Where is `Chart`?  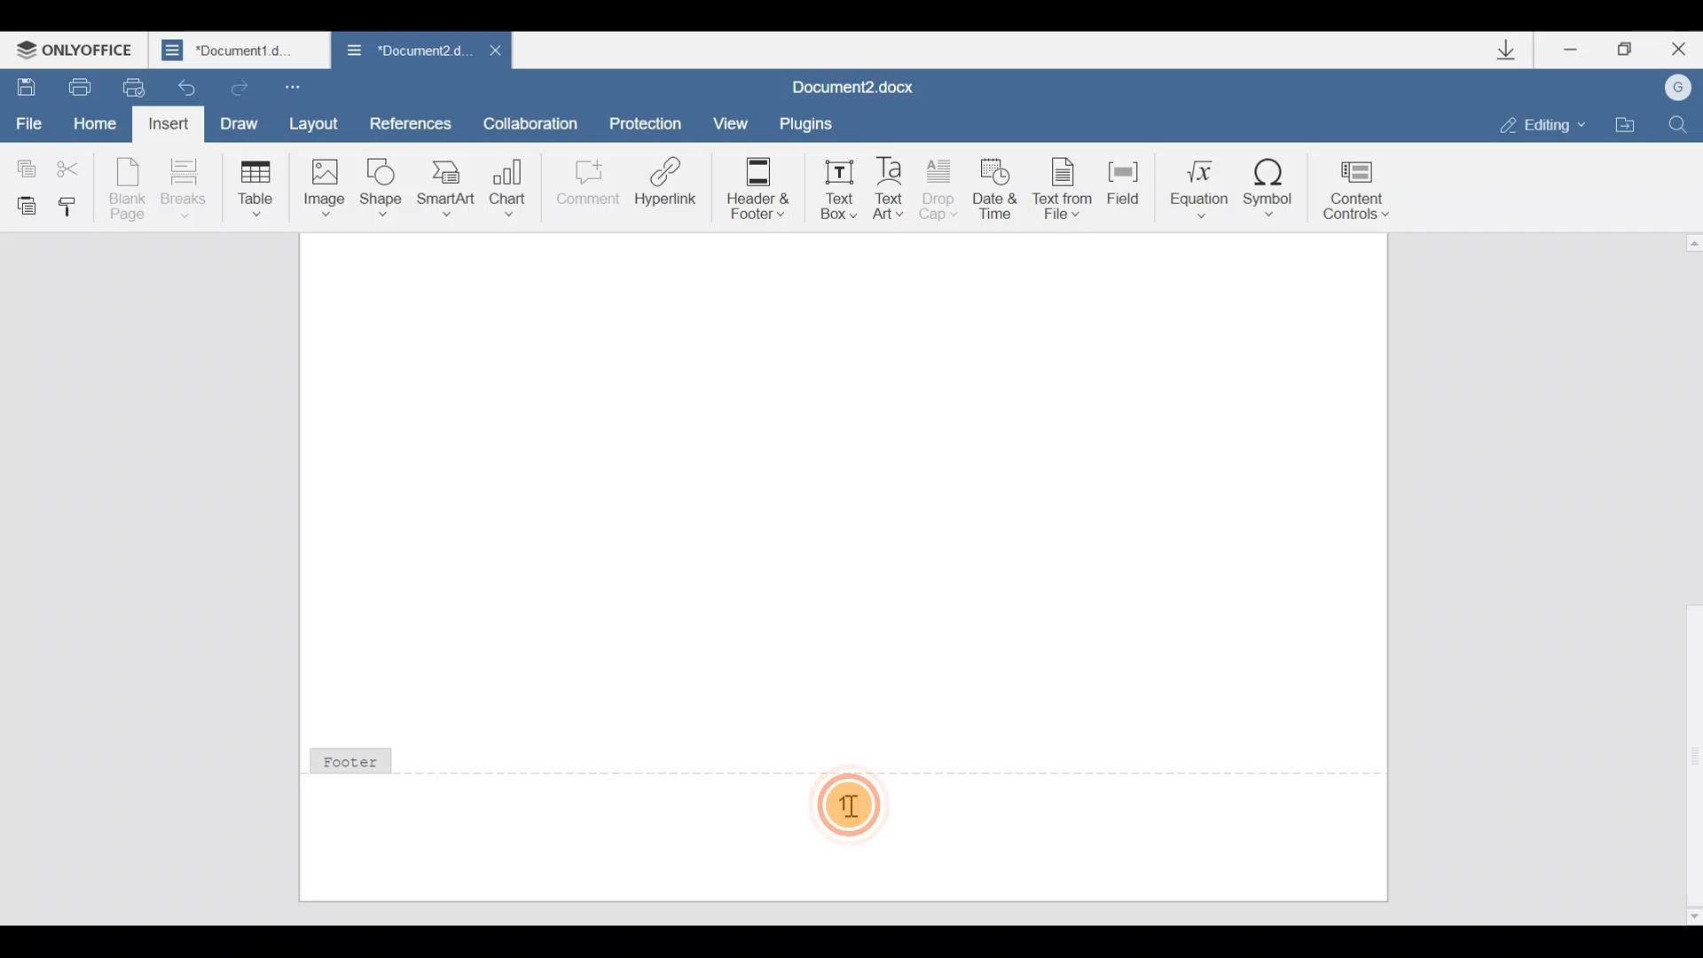
Chart is located at coordinates (511, 182).